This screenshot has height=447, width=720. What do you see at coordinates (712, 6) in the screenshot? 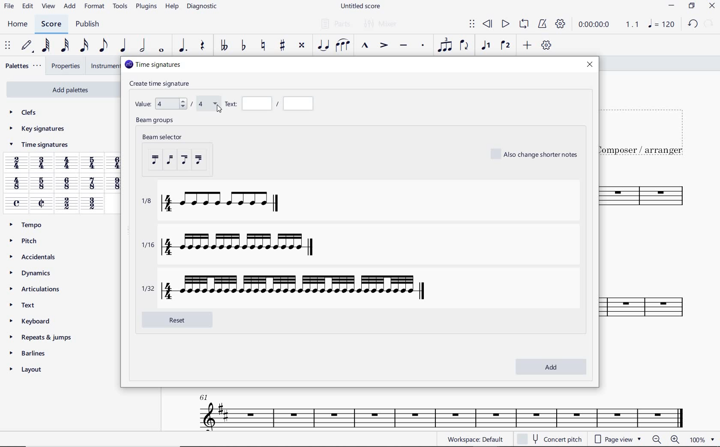
I see `CLOSE` at bounding box center [712, 6].